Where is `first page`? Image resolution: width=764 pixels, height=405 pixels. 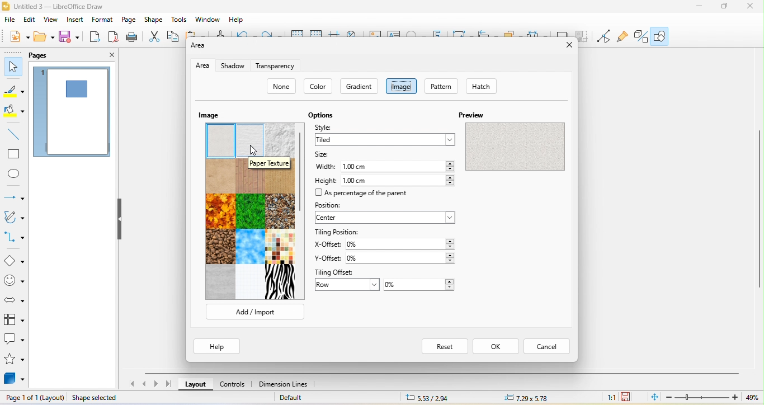
first page is located at coordinates (129, 383).